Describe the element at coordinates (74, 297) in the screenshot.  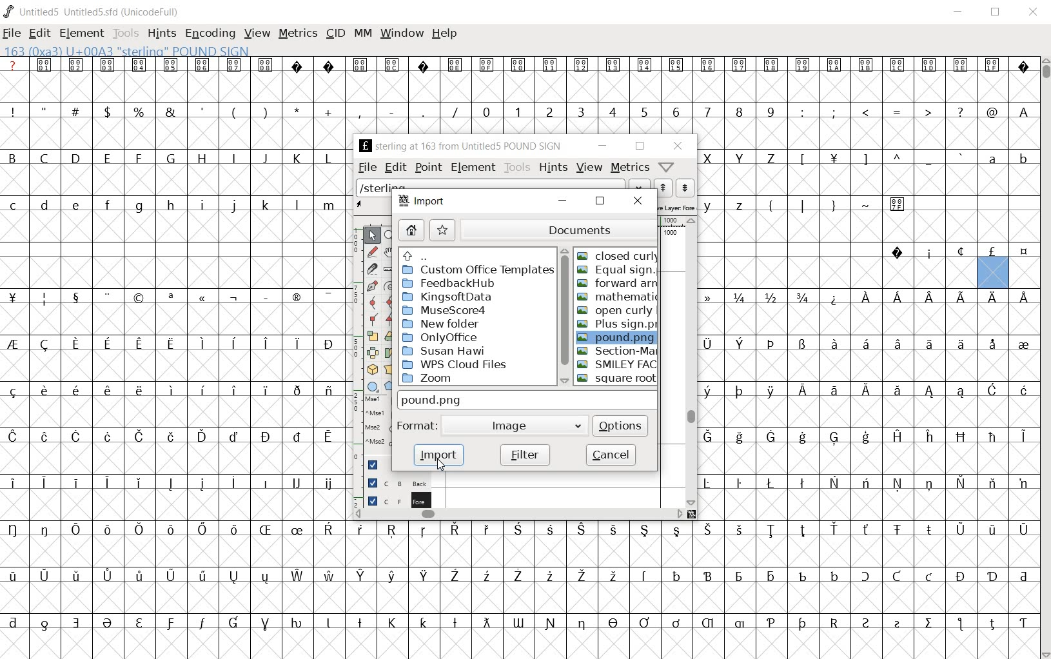
I see `Symbol` at that location.